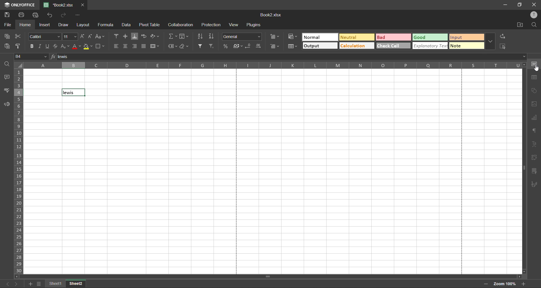 This screenshot has height=288, width=541. What do you see at coordinates (106, 25) in the screenshot?
I see `formula` at bounding box center [106, 25].